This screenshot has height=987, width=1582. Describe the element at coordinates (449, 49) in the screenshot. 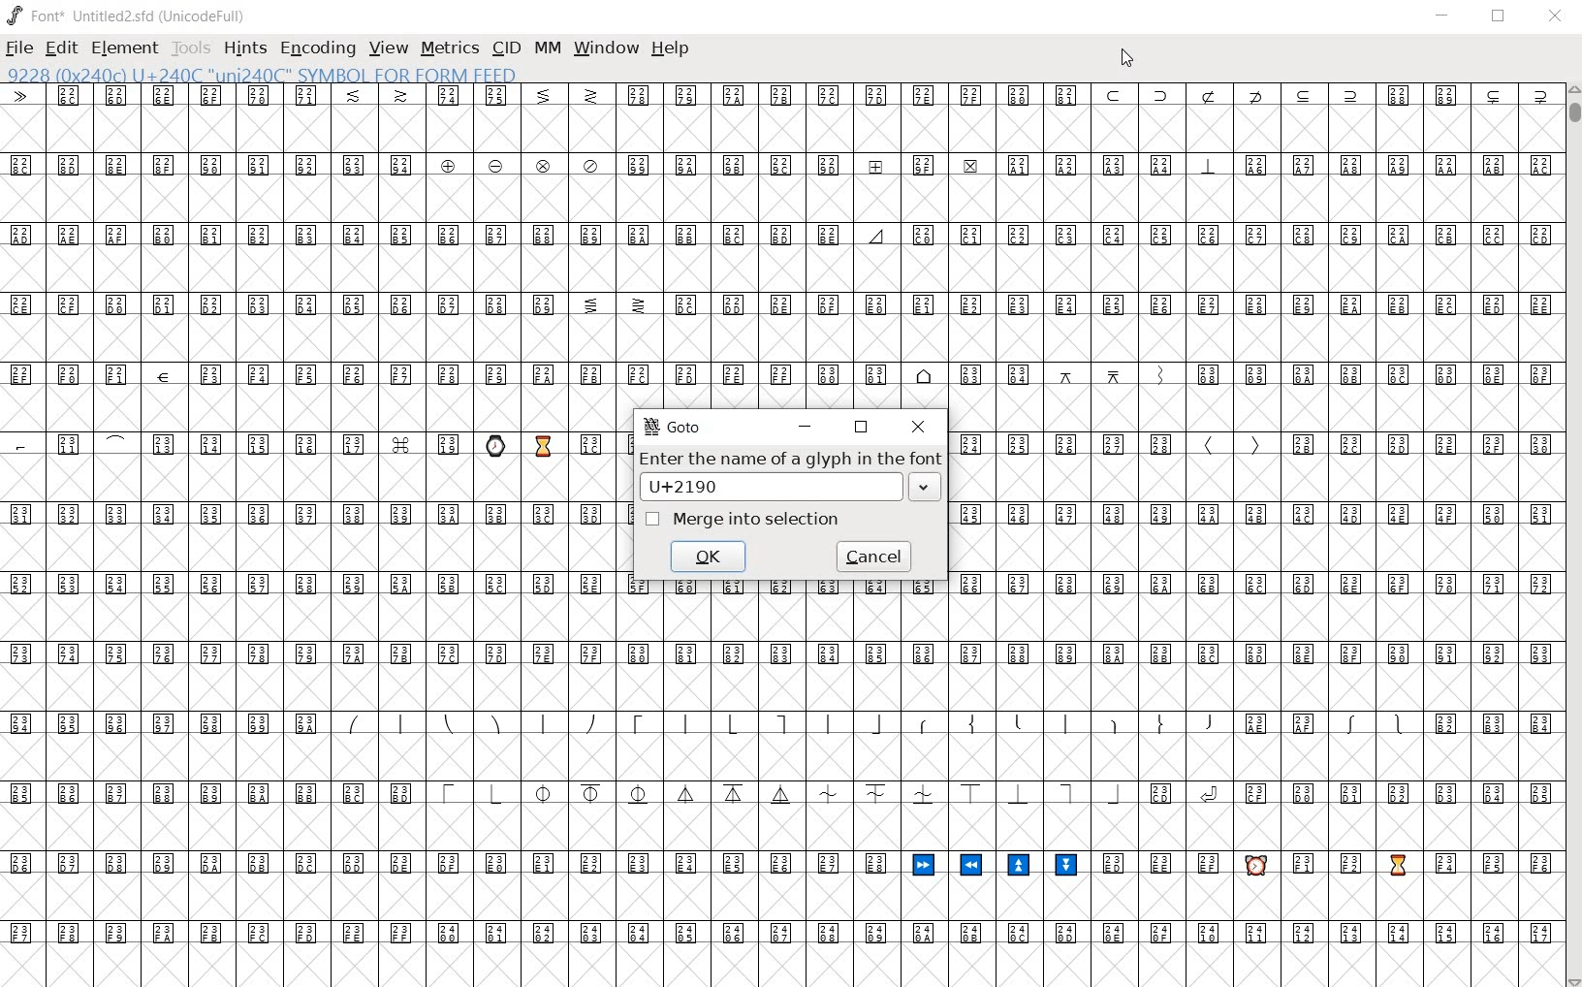

I see `metrics` at that location.